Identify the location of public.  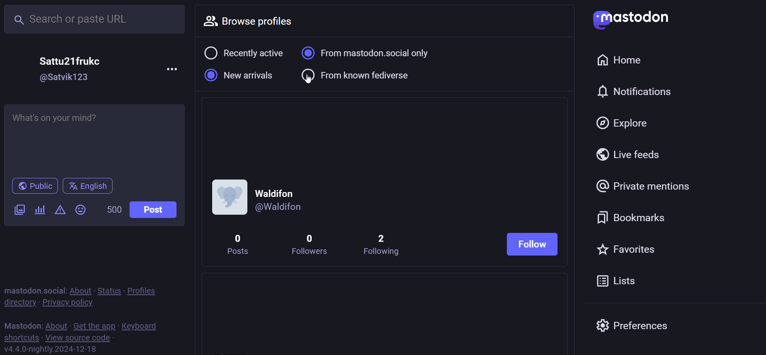
(34, 187).